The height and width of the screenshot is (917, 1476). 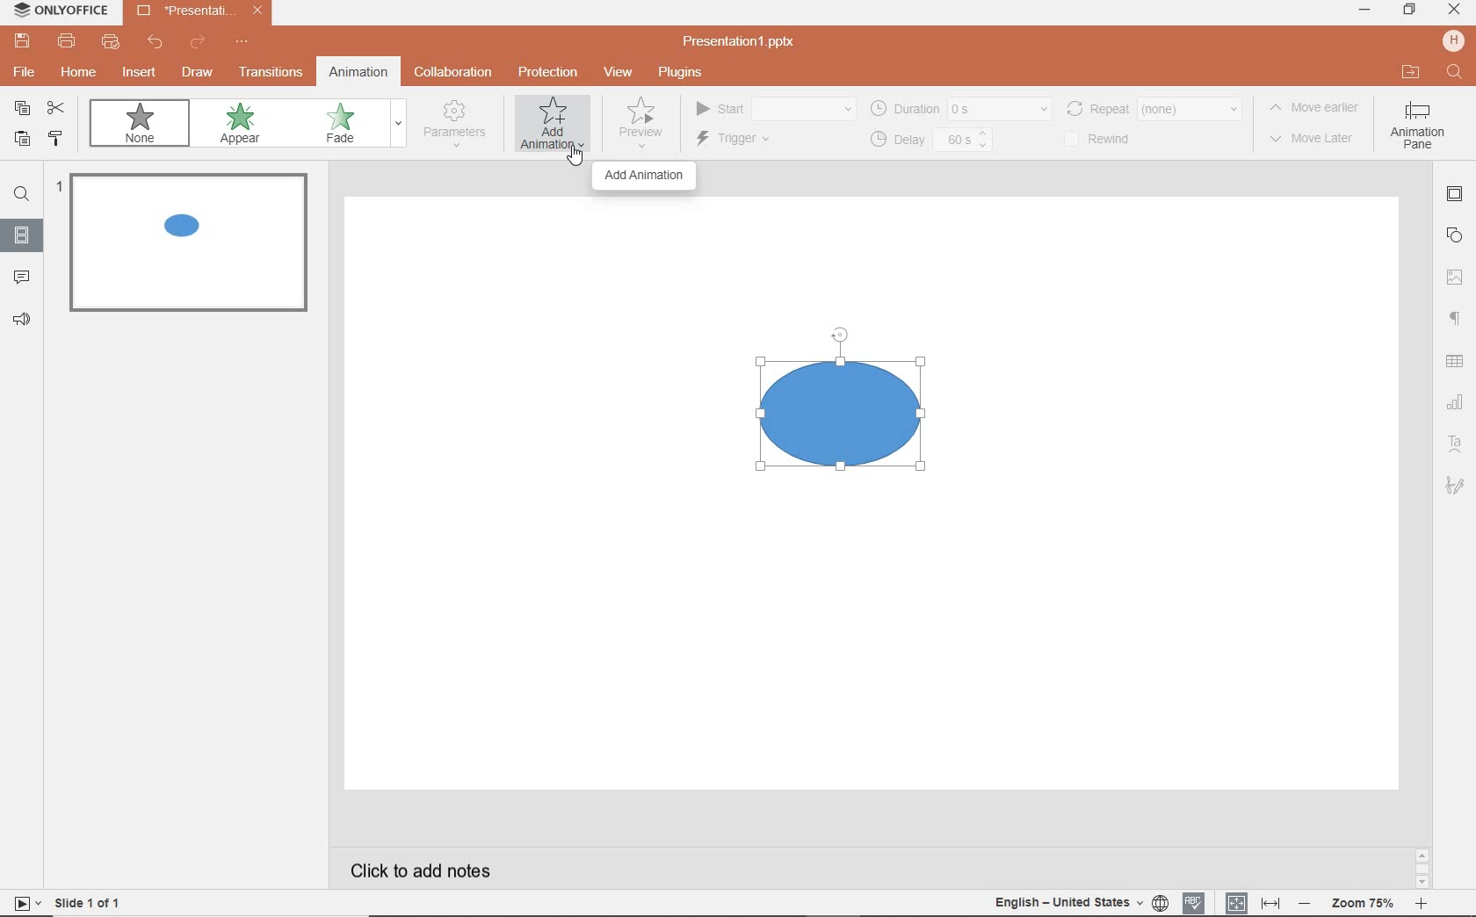 What do you see at coordinates (1364, 10) in the screenshot?
I see `MINIMIZE` at bounding box center [1364, 10].